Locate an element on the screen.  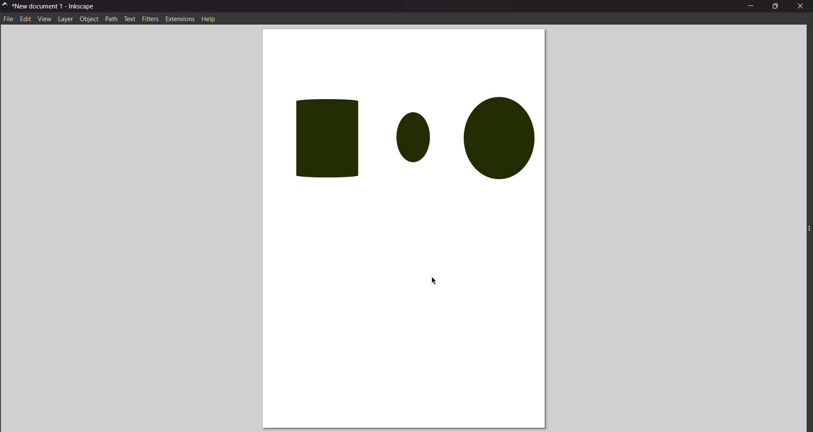
expand is located at coordinates (805, 227).